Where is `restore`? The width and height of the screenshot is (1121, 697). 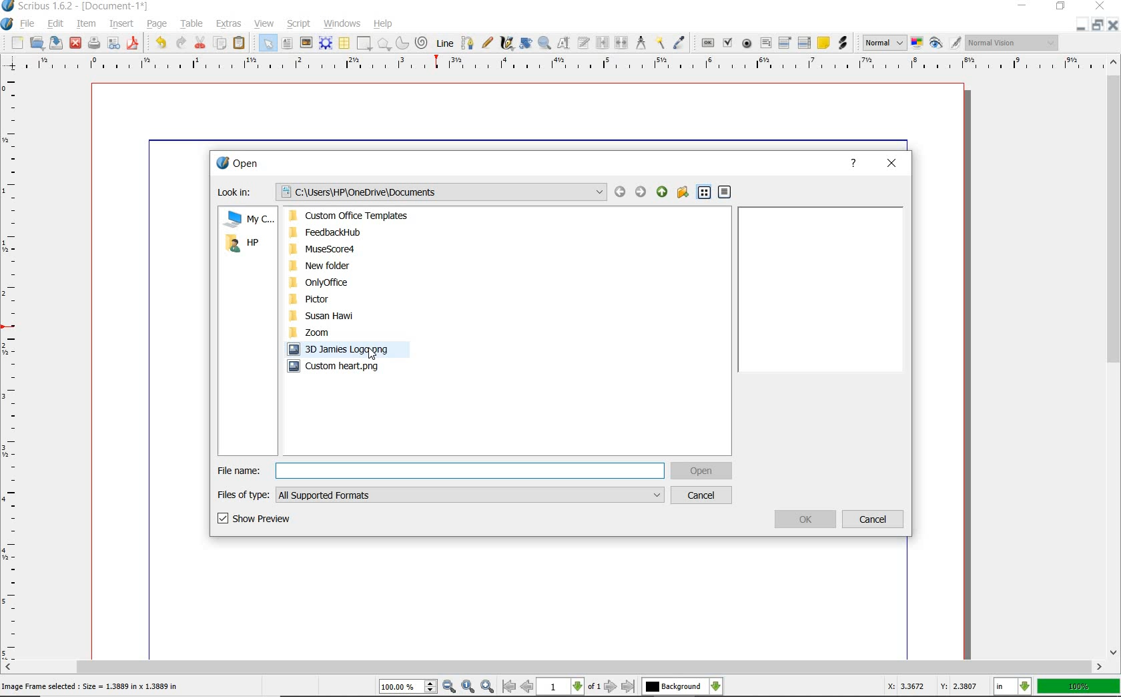
restore is located at coordinates (1062, 7).